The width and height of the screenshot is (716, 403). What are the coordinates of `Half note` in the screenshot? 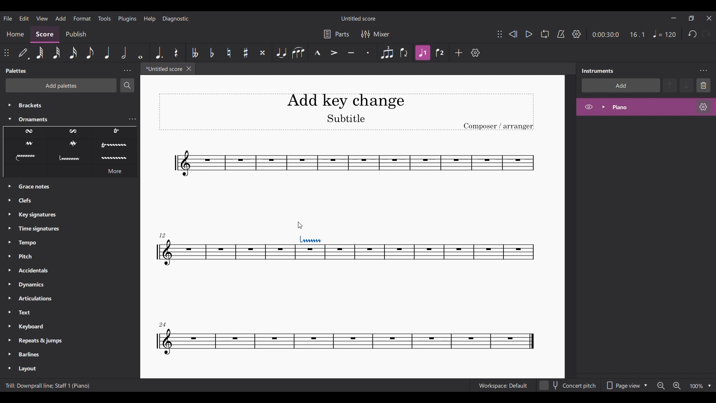 It's located at (125, 52).